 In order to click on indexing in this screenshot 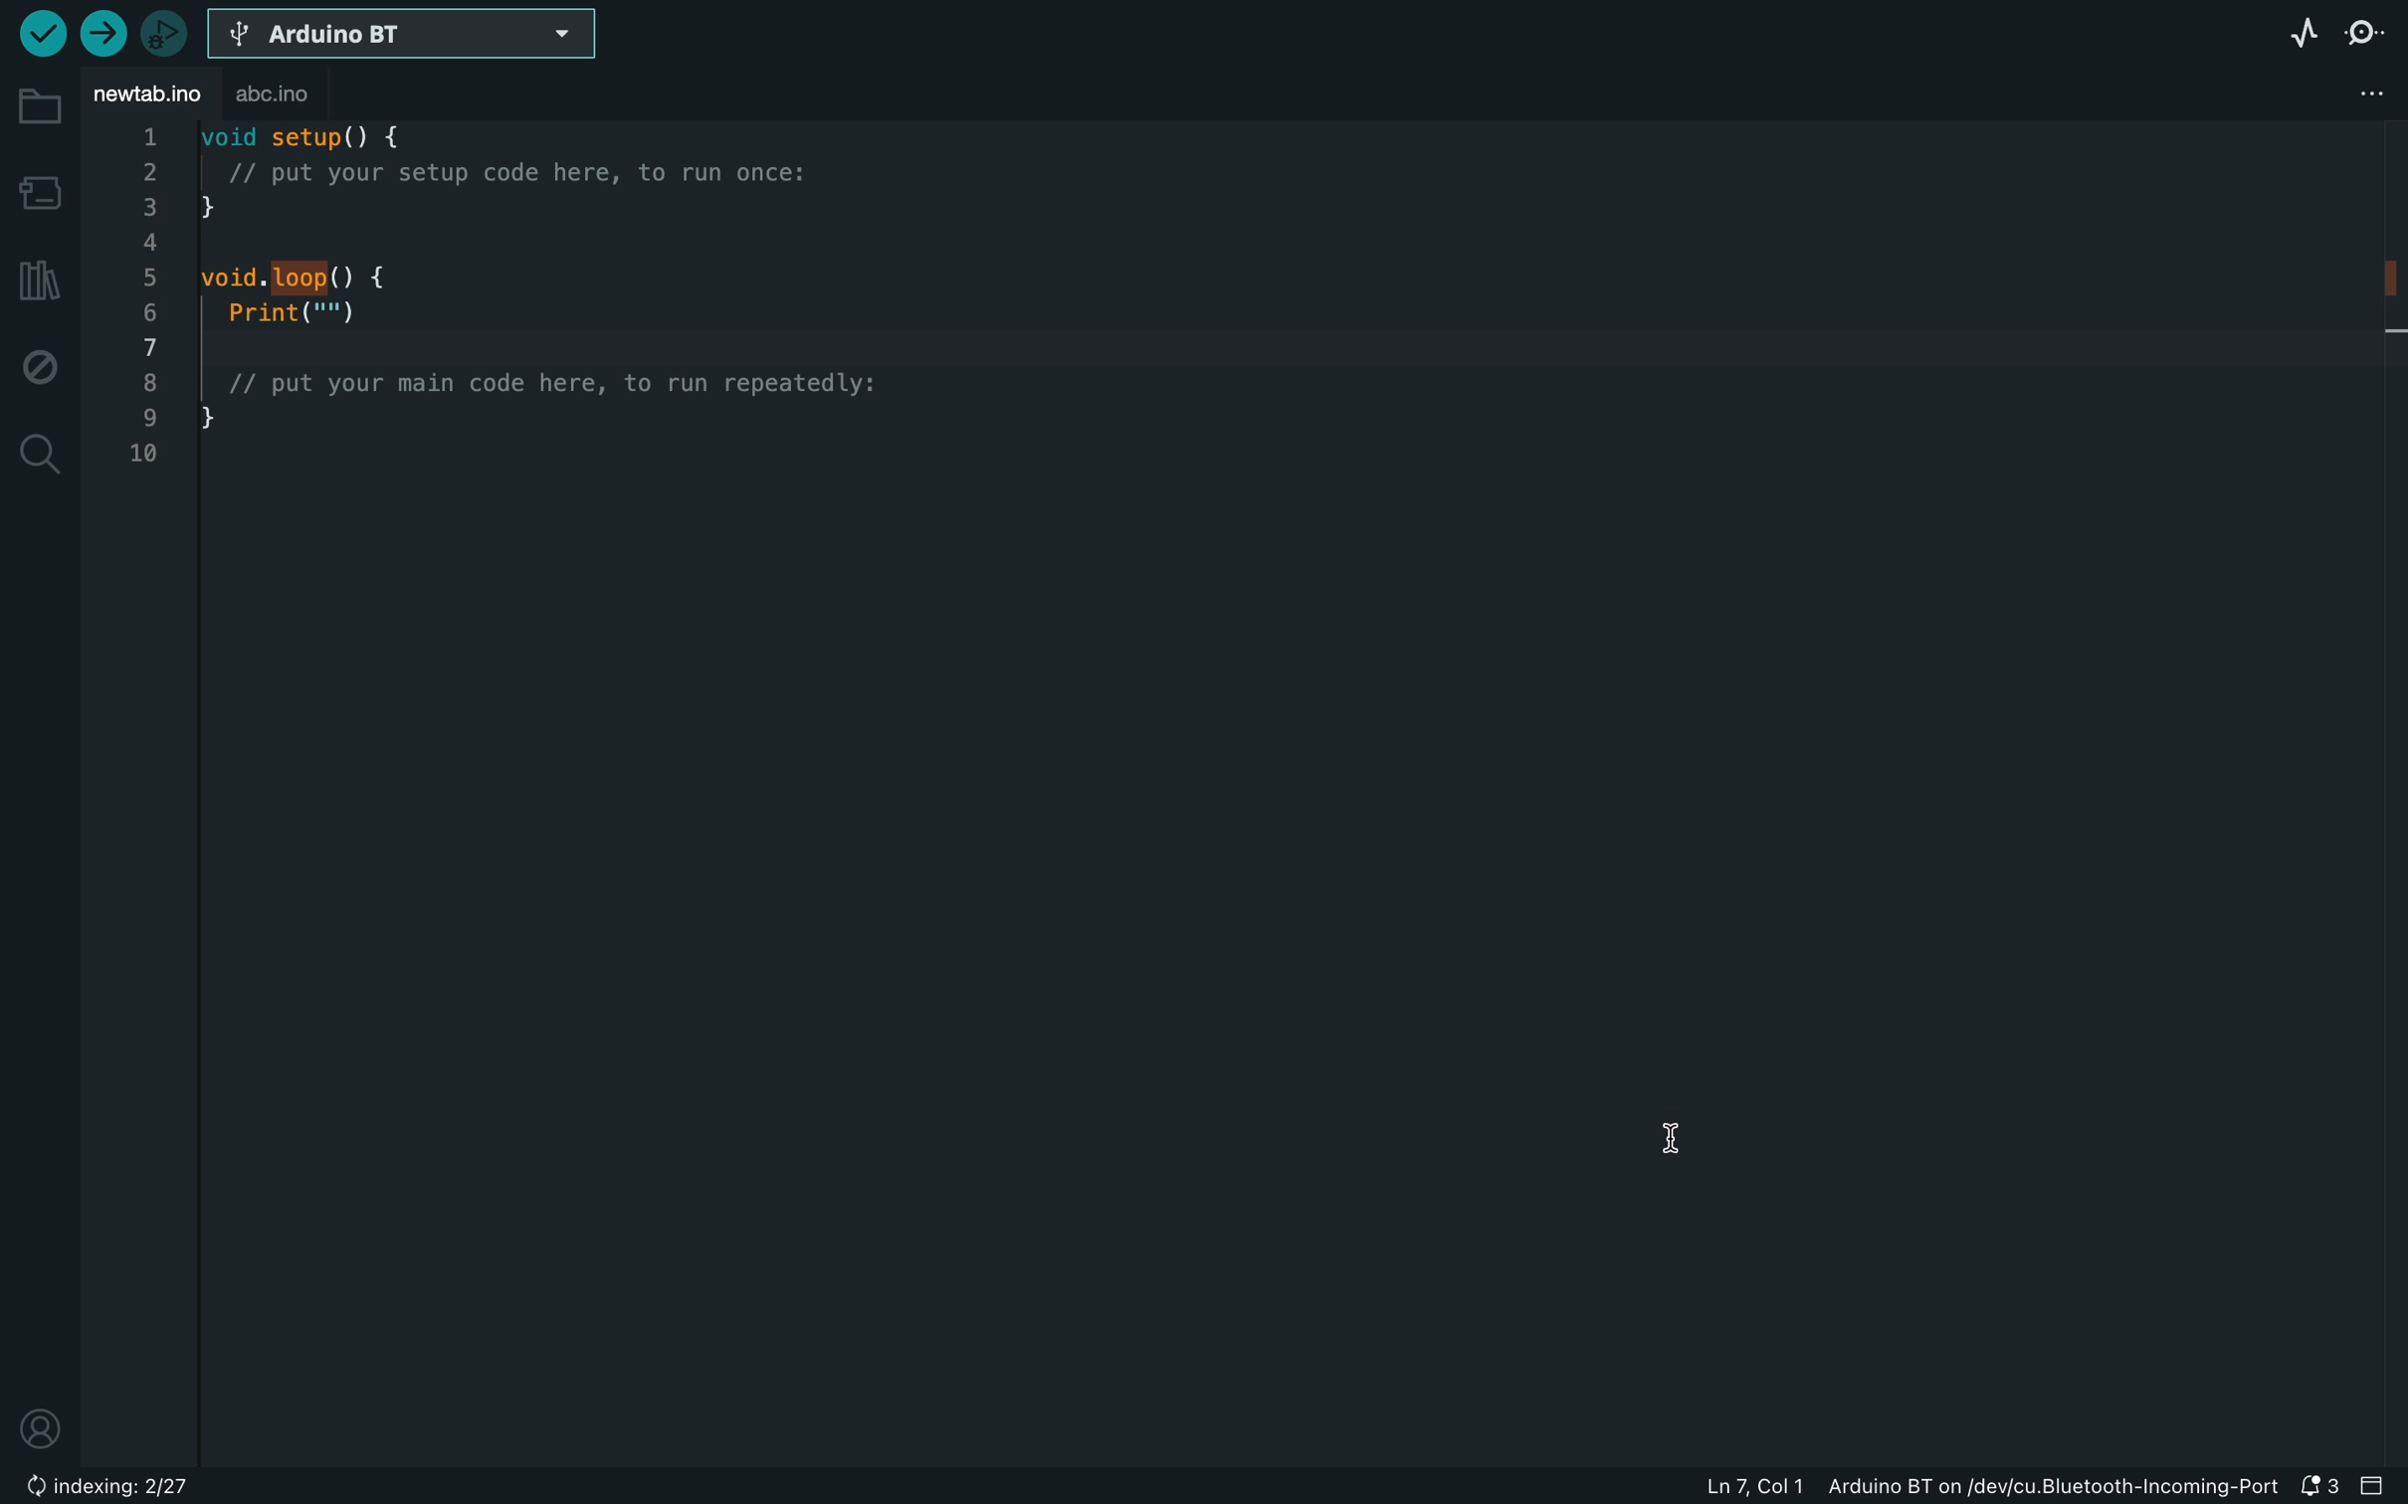, I will do `click(106, 1488)`.